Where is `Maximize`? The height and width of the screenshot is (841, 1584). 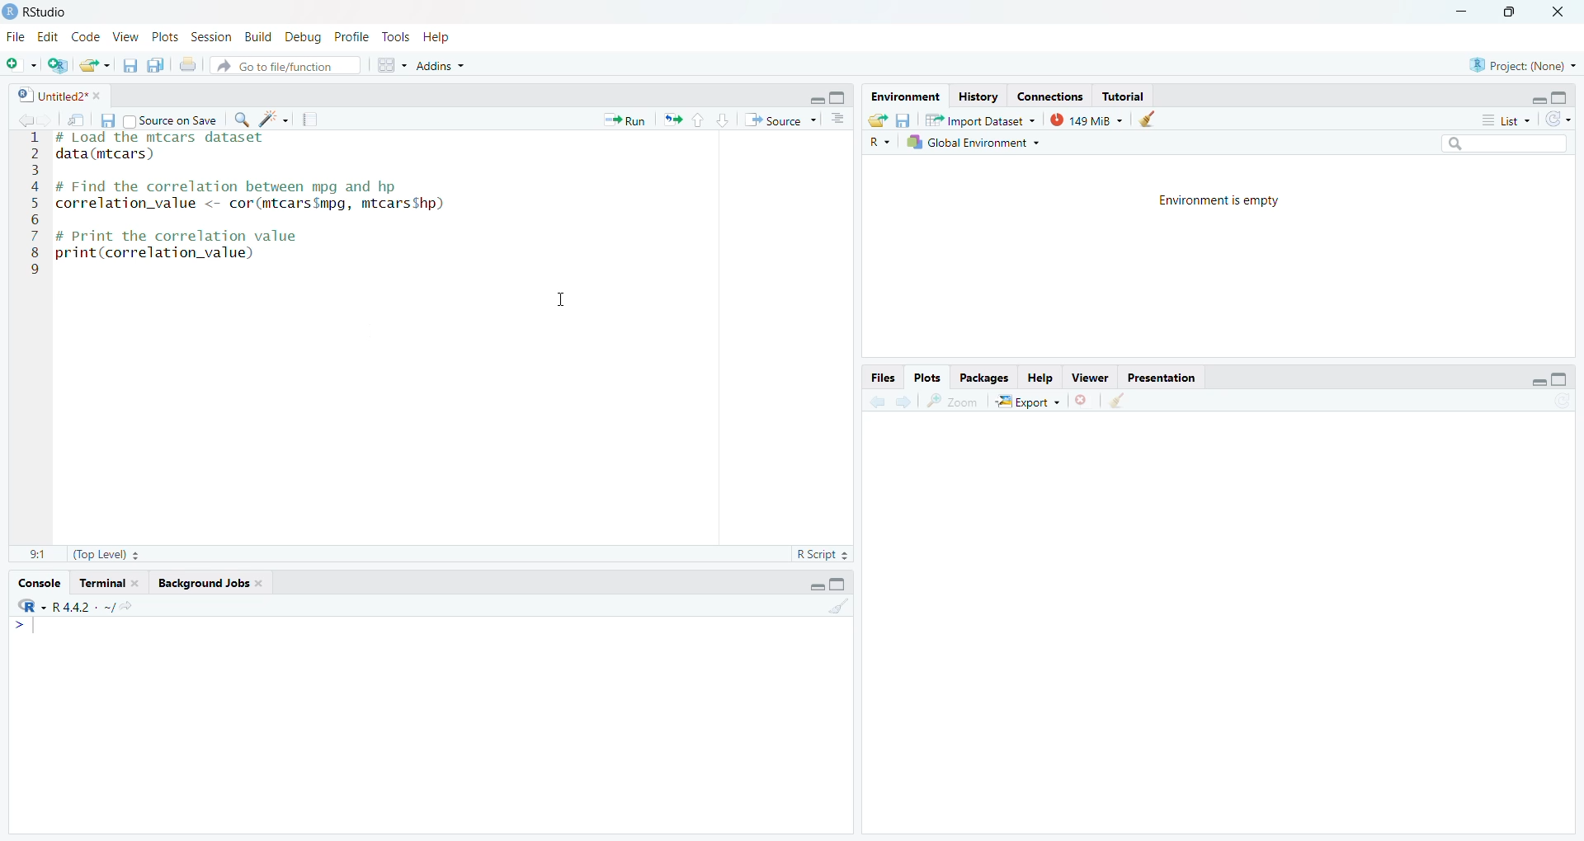 Maximize is located at coordinates (841, 584).